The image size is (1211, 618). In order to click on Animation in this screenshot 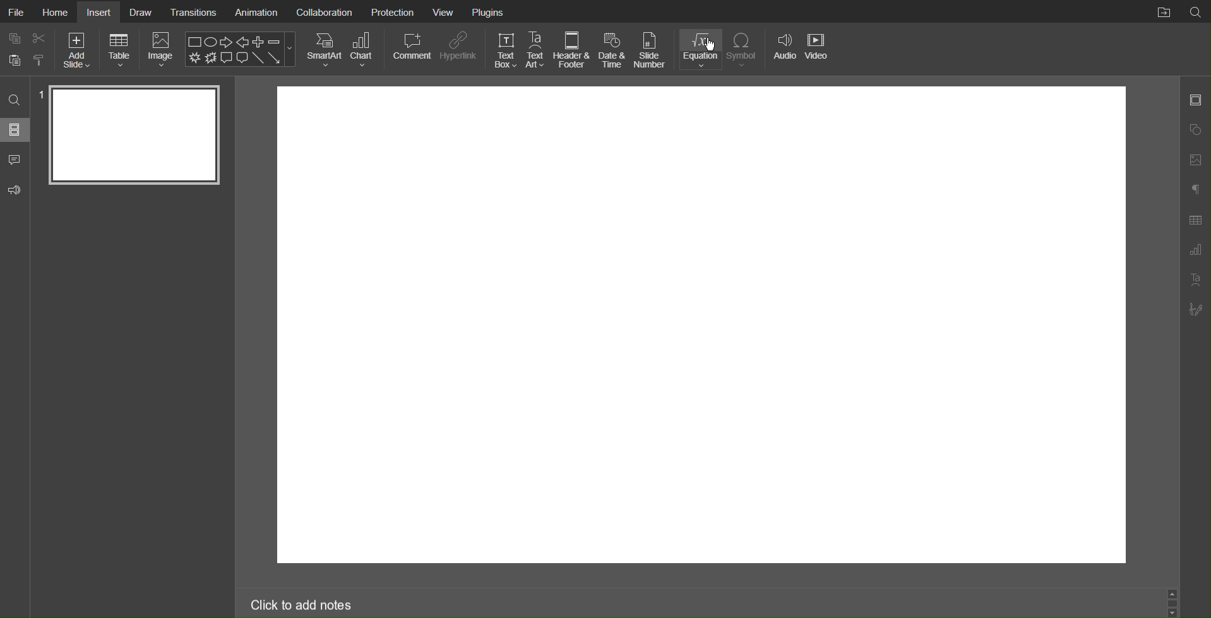, I will do `click(256, 11)`.